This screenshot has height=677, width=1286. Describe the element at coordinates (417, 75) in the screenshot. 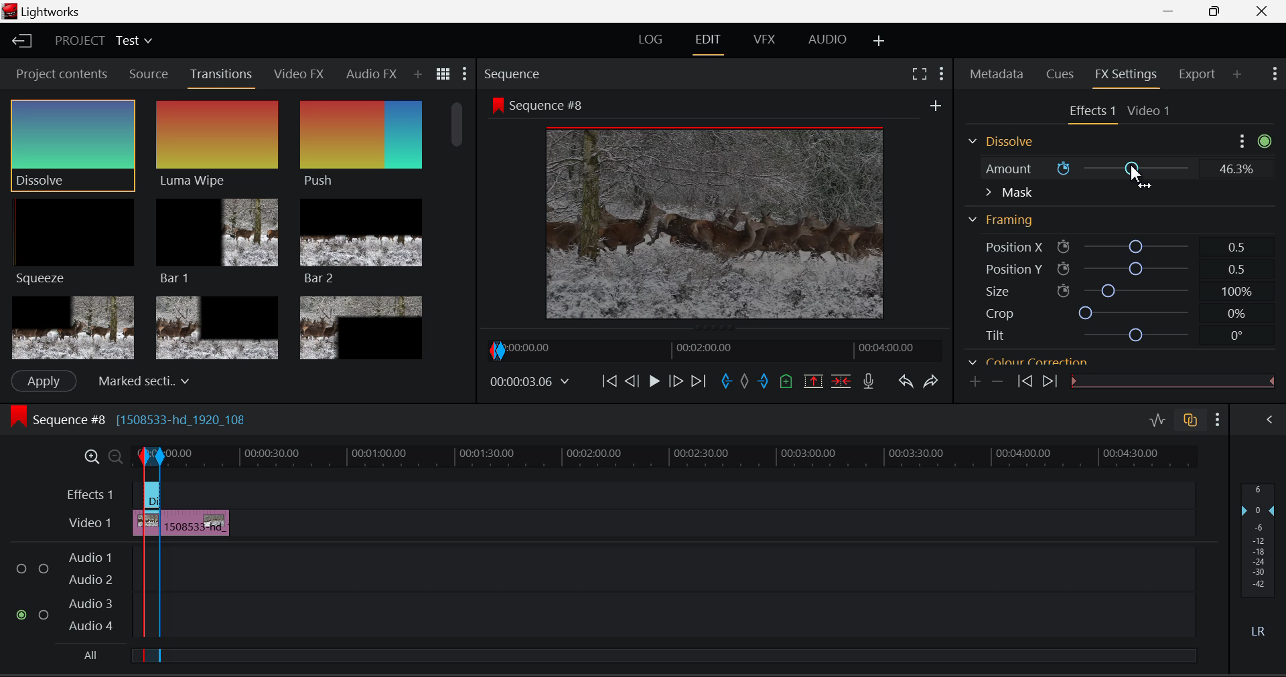

I see `Add Panel` at that location.